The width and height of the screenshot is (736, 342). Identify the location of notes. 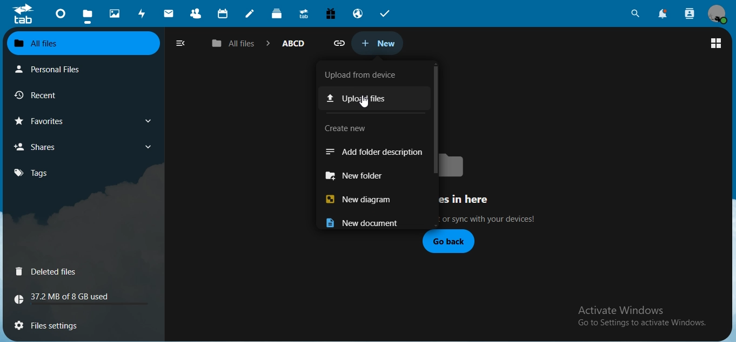
(250, 13).